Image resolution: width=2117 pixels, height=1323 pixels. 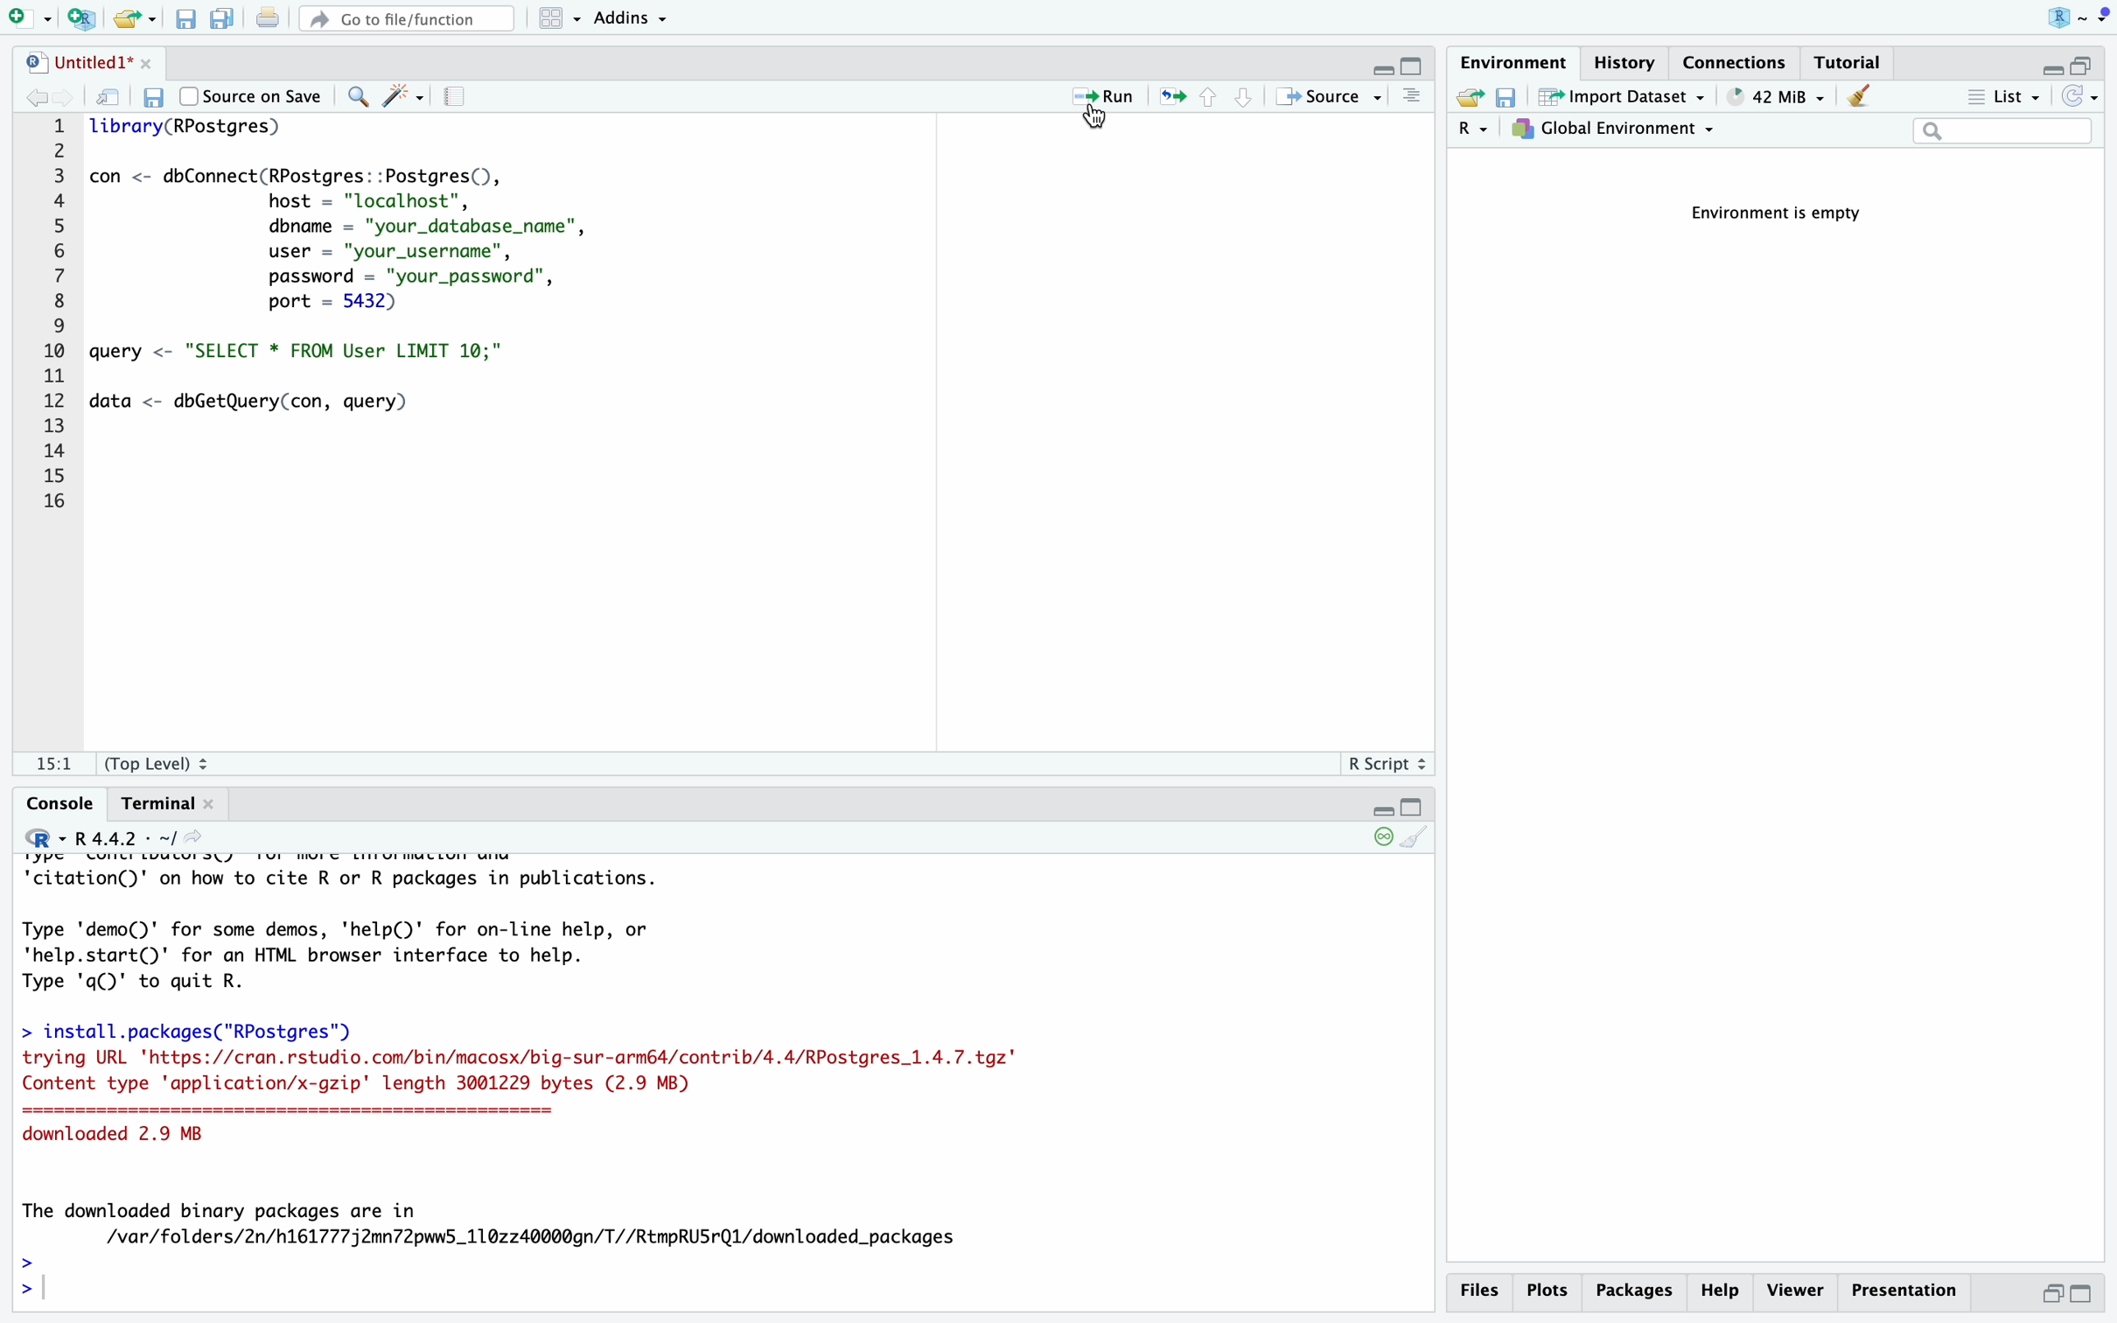 What do you see at coordinates (1168, 100) in the screenshot?
I see `re-run the previous code region` at bounding box center [1168, 100].